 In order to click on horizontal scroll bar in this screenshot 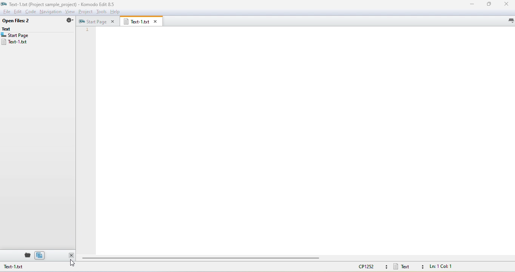, I will do `click(202, 258)`.